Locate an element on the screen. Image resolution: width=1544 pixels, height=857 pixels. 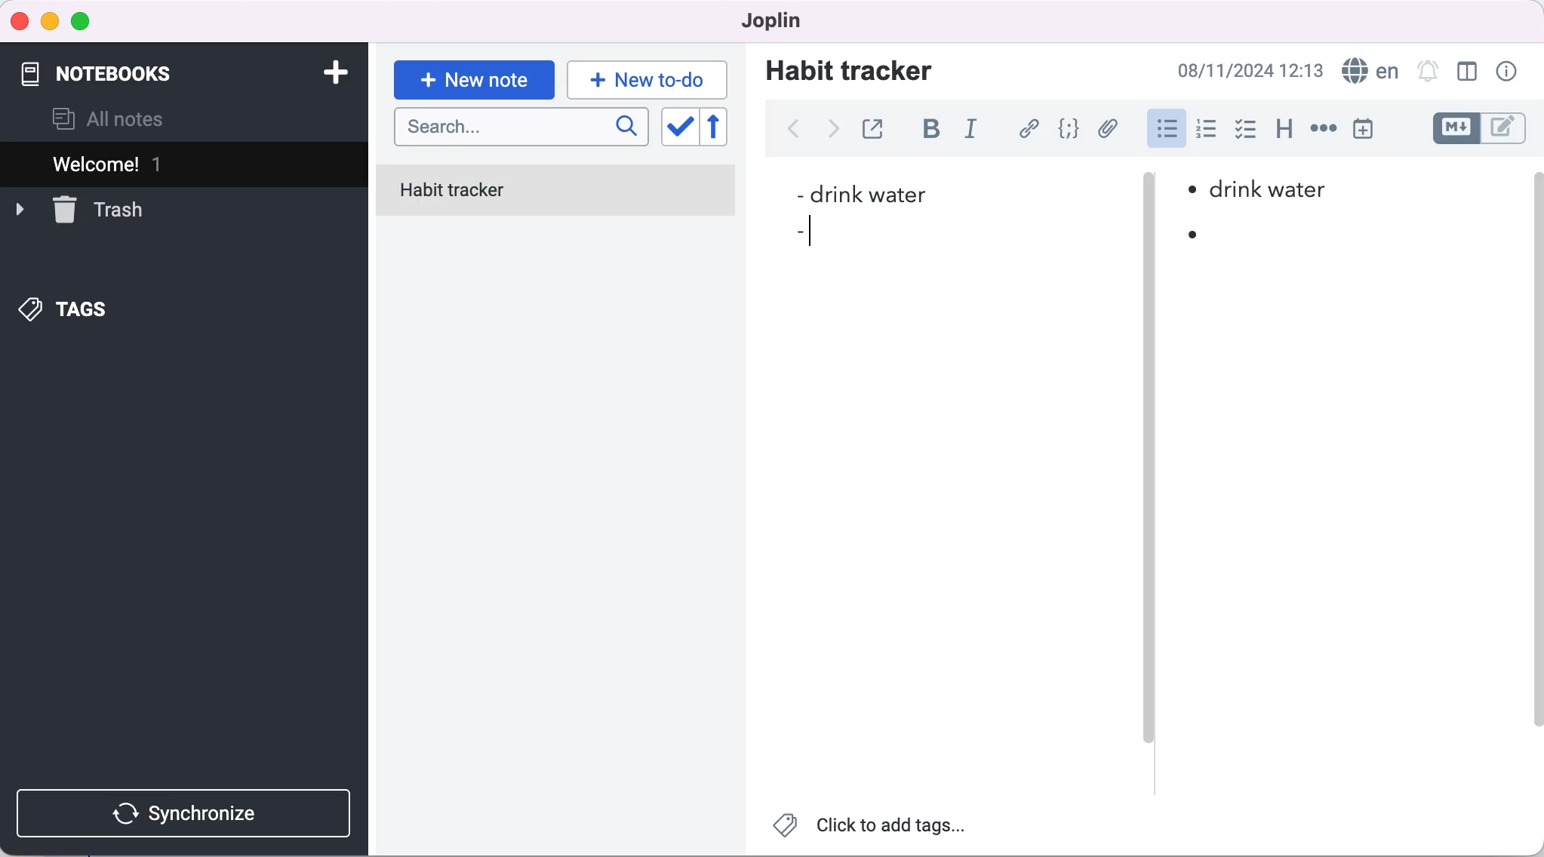
checkbox is located at coordinates (1247, 131).